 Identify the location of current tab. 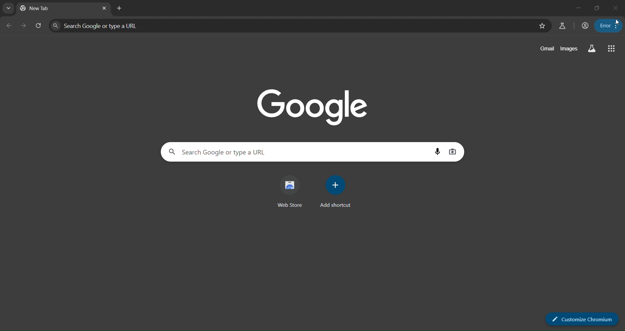
(39, 8).